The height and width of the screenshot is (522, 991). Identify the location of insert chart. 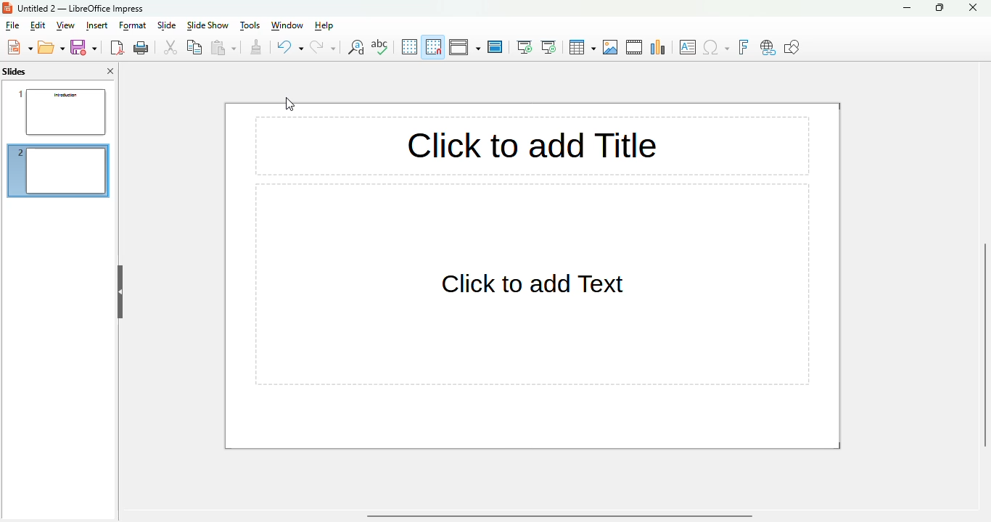
(659, 47).